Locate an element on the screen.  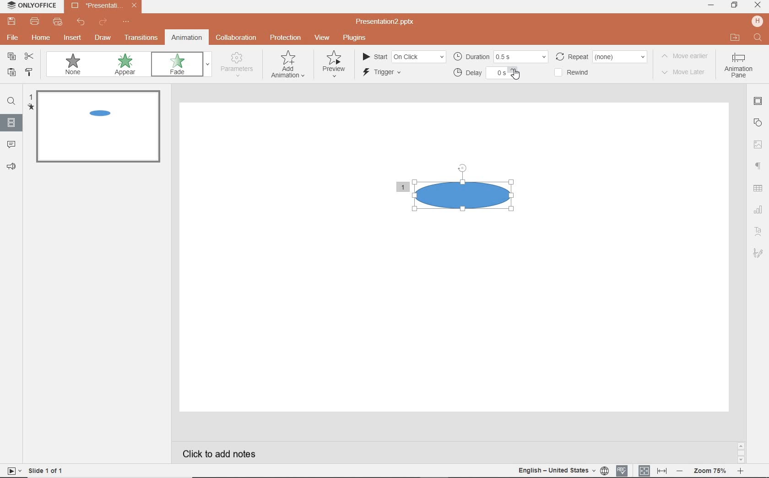
slide 1 is located at coordinates (97, 128).